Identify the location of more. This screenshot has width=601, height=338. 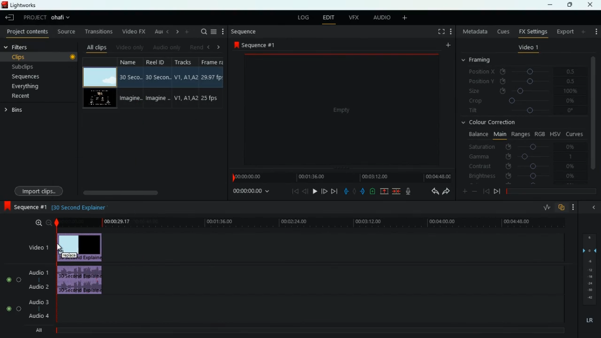
(584, 31).